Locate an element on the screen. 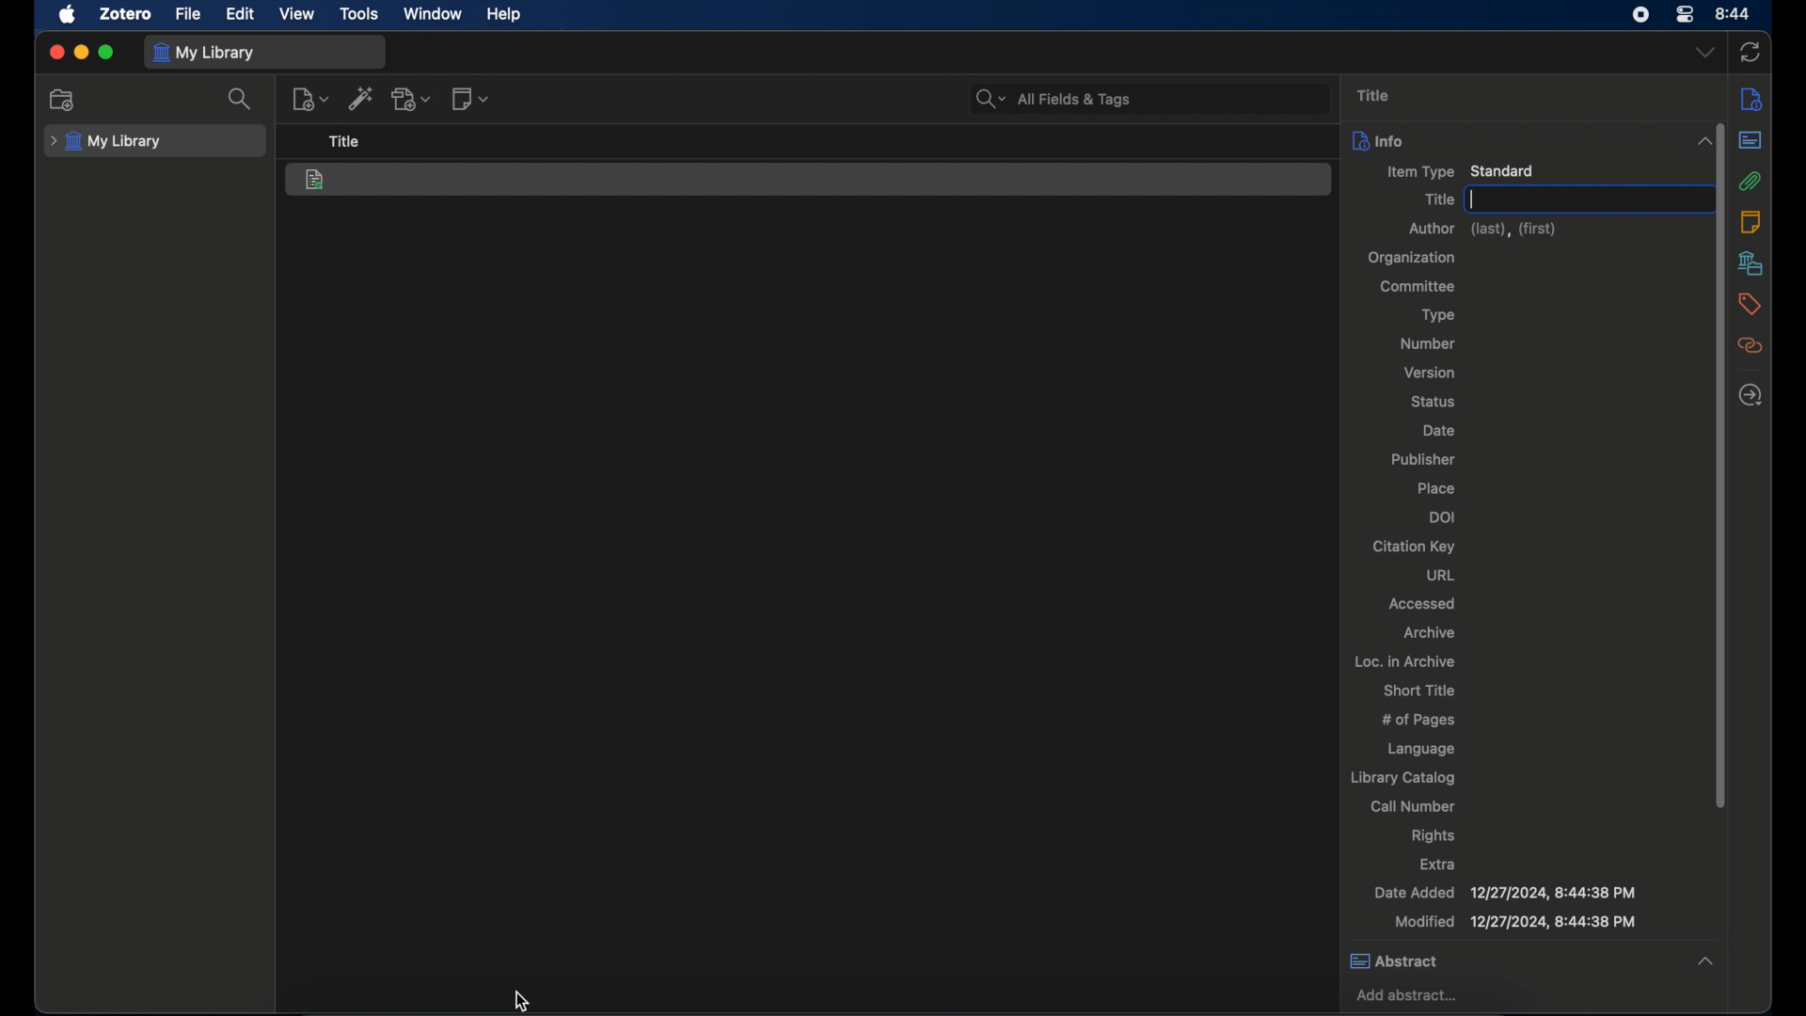  attachments is located at coordinates (1751, 181).